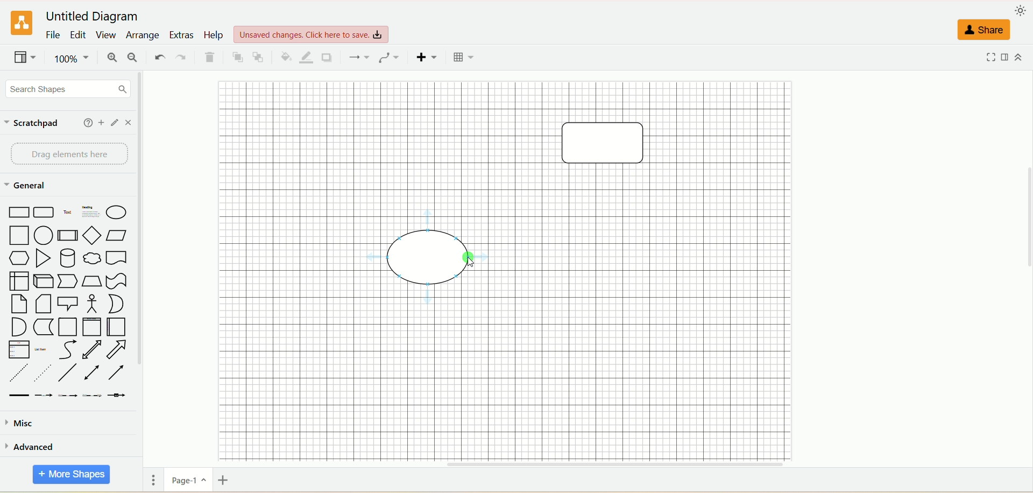 The image size is (1033, 493). What do you see at coordinates (68, 155) in the screenshot?
I see `drag element here` at bounding box center [68, 155].